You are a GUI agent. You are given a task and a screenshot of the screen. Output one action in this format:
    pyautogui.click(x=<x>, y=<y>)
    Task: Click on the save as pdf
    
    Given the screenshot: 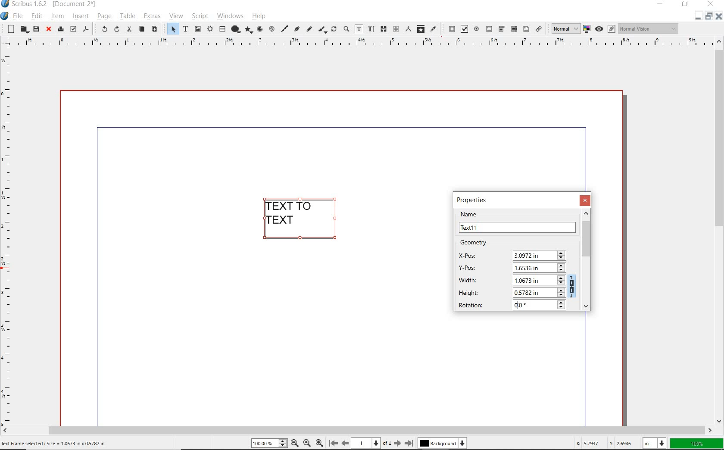 What is the action you would take?
    pyautogui.click(x=86, y=30)
    